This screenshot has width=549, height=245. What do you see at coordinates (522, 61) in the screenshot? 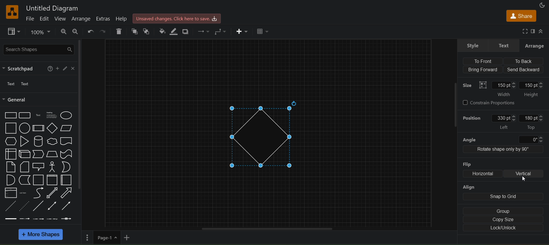
I see `to back` at bounding box center [522, 61].